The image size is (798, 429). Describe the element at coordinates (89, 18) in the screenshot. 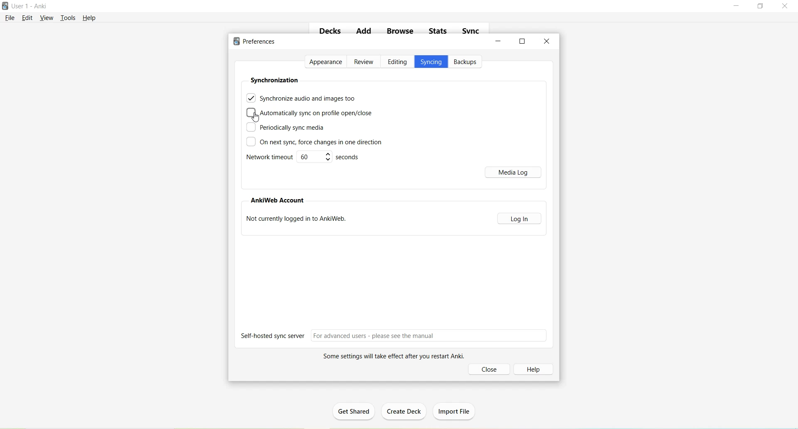

I see `Help` at that location.